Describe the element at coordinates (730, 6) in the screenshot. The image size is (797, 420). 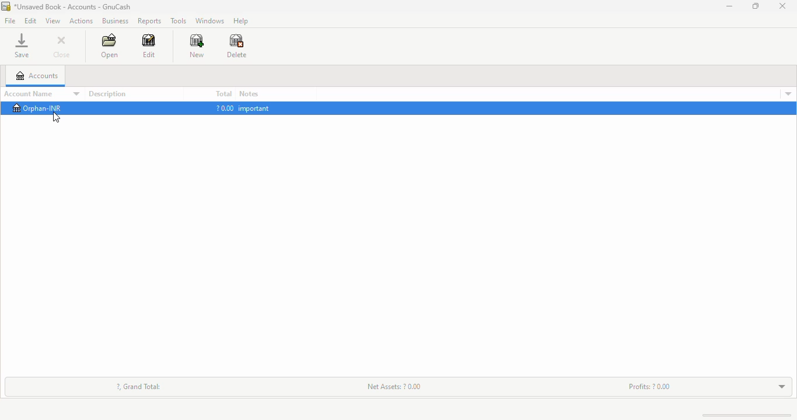
I see `minimize` at that location.